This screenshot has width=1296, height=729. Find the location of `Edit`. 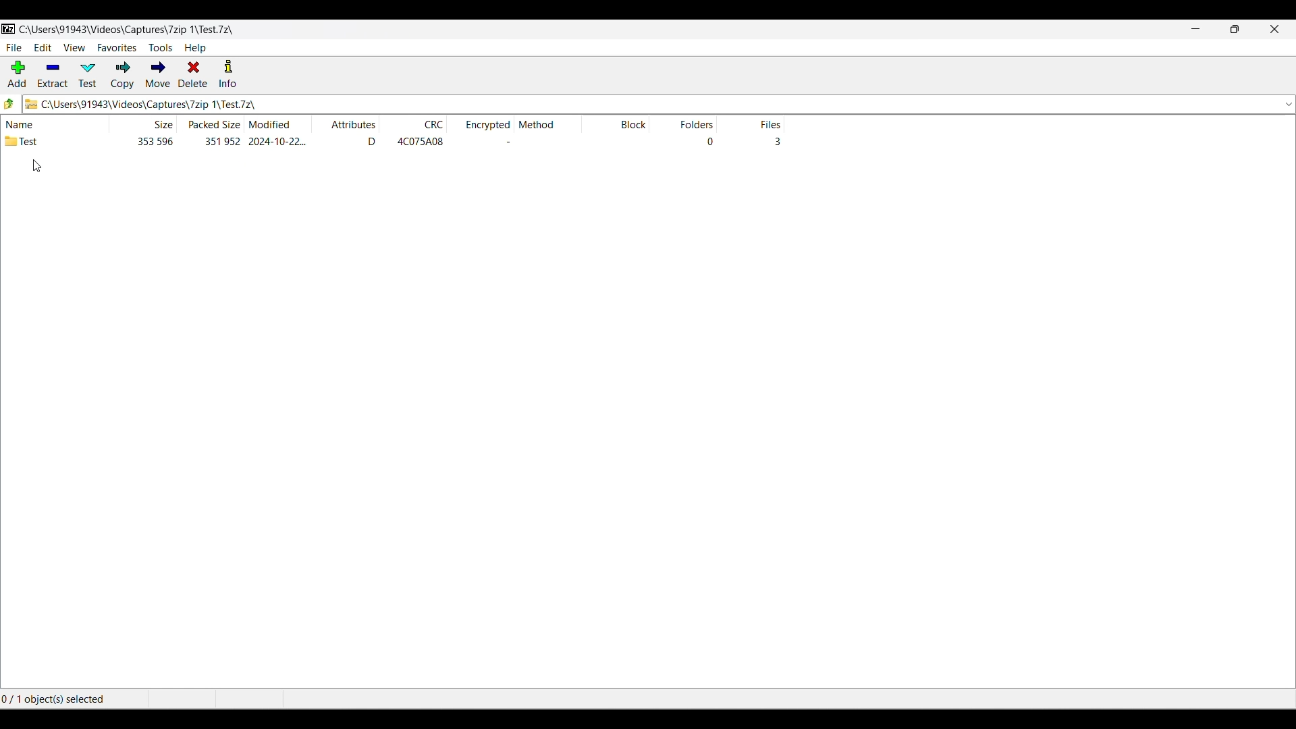

Edit is located at coordinates (43, 47).